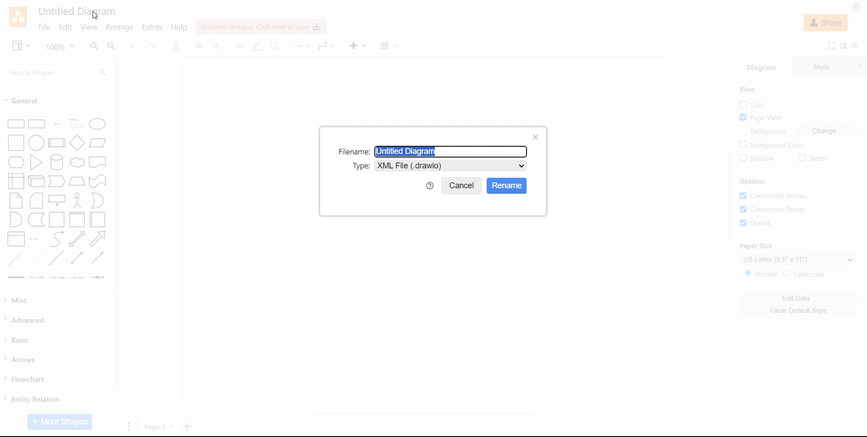  What do you see at coordinates (844, 46) in the screenshot?
I see `Format ` at bounding box center [844, 46].